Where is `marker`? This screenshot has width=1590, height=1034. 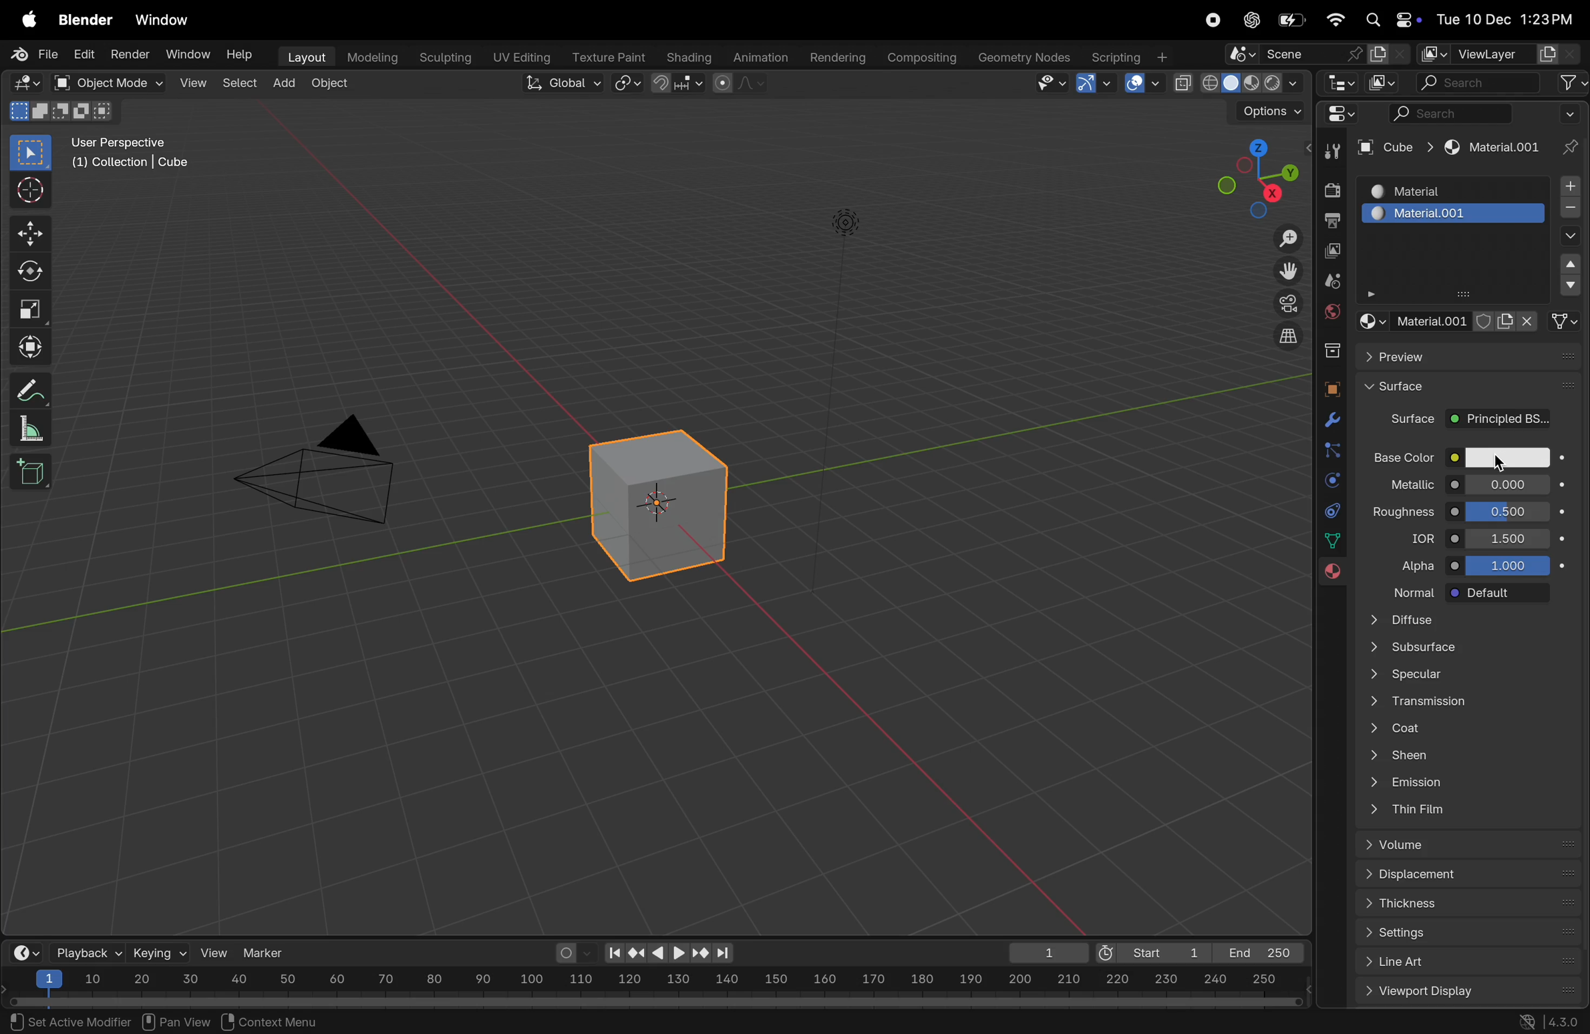 marker is located at coordinates (269, 951).